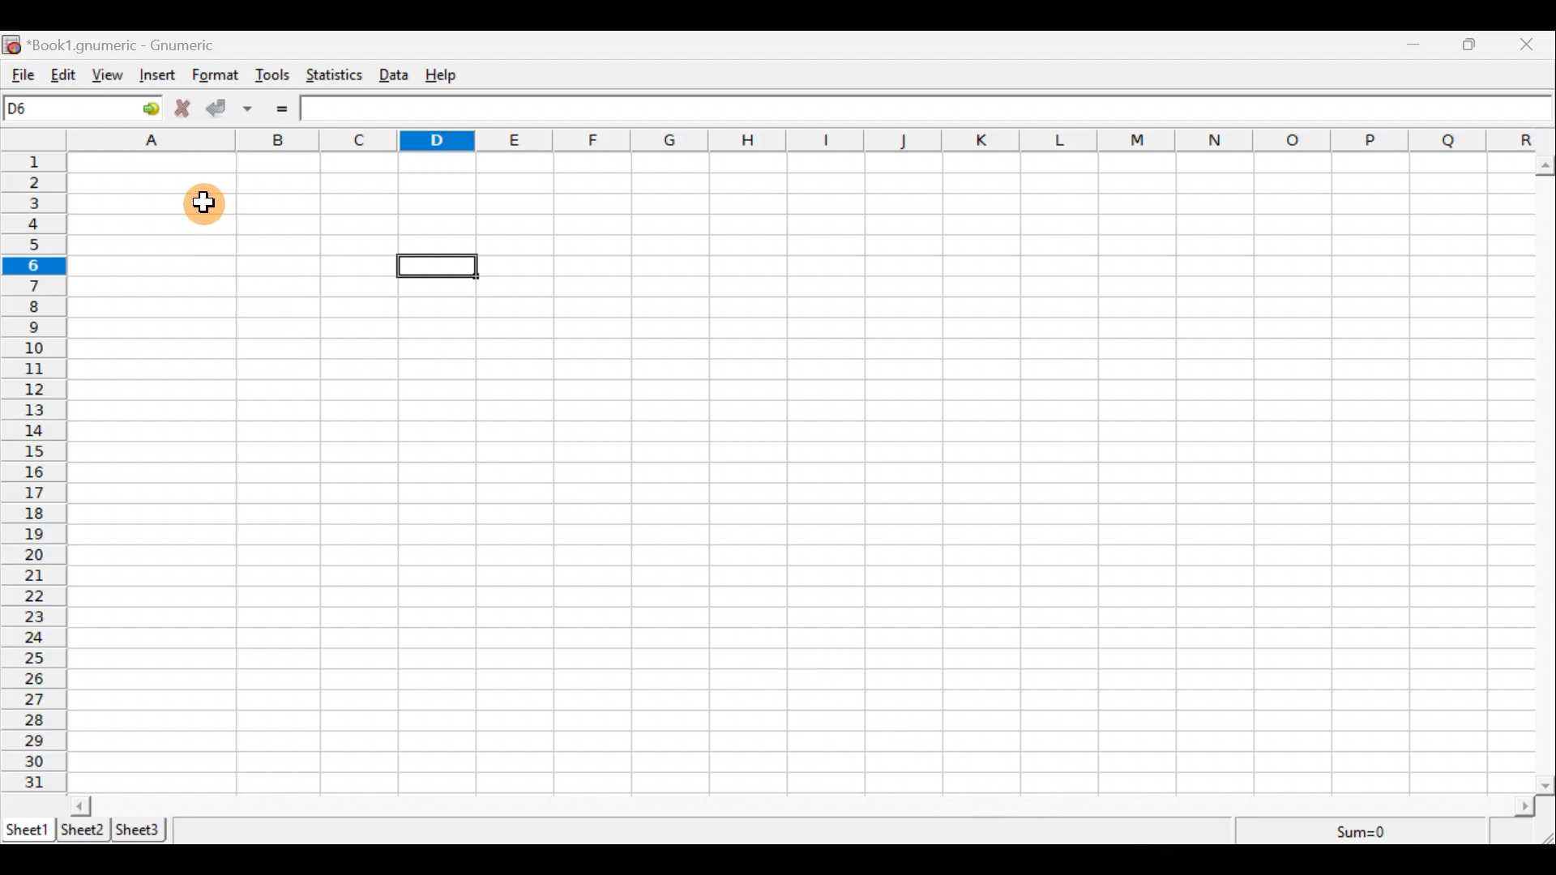 Image resolution: width=1556 pixels, height=875 pixels. Describe the element at coordinates (216, 76) in the screenshot. I see `Format` at that location.